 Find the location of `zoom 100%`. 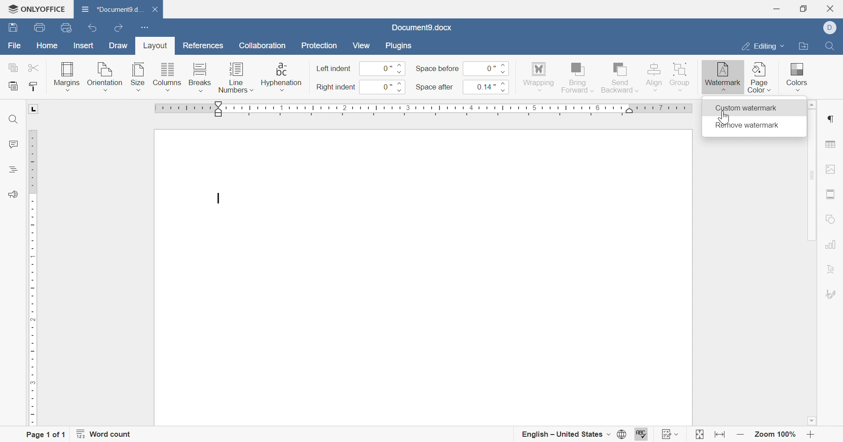

zoom 100% is located at coordinates (776, 436).